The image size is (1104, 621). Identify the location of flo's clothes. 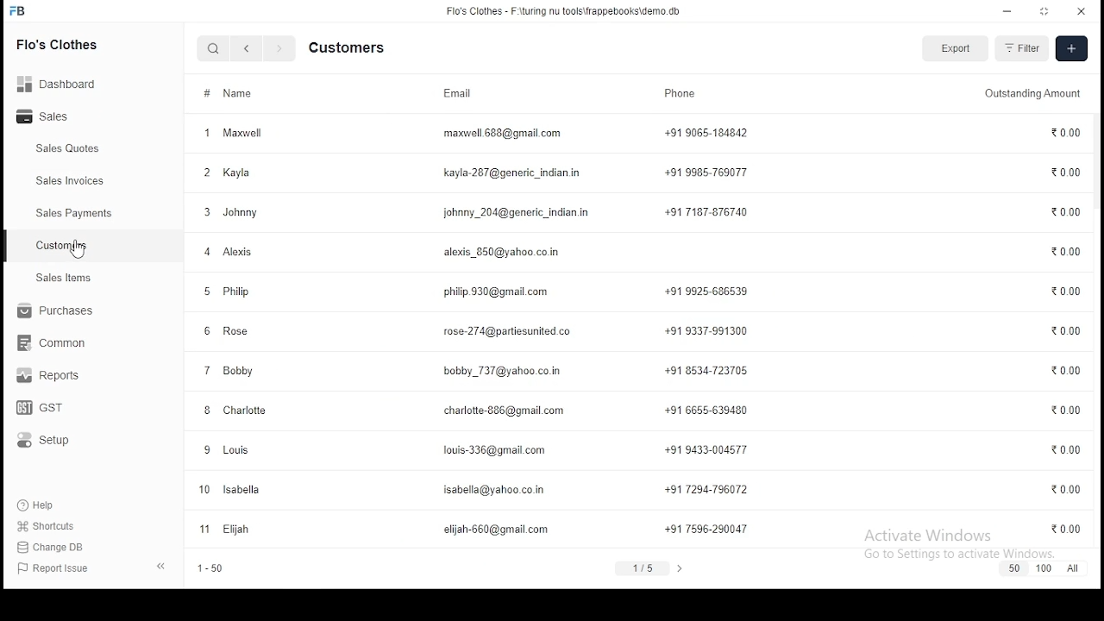
(58, 46).